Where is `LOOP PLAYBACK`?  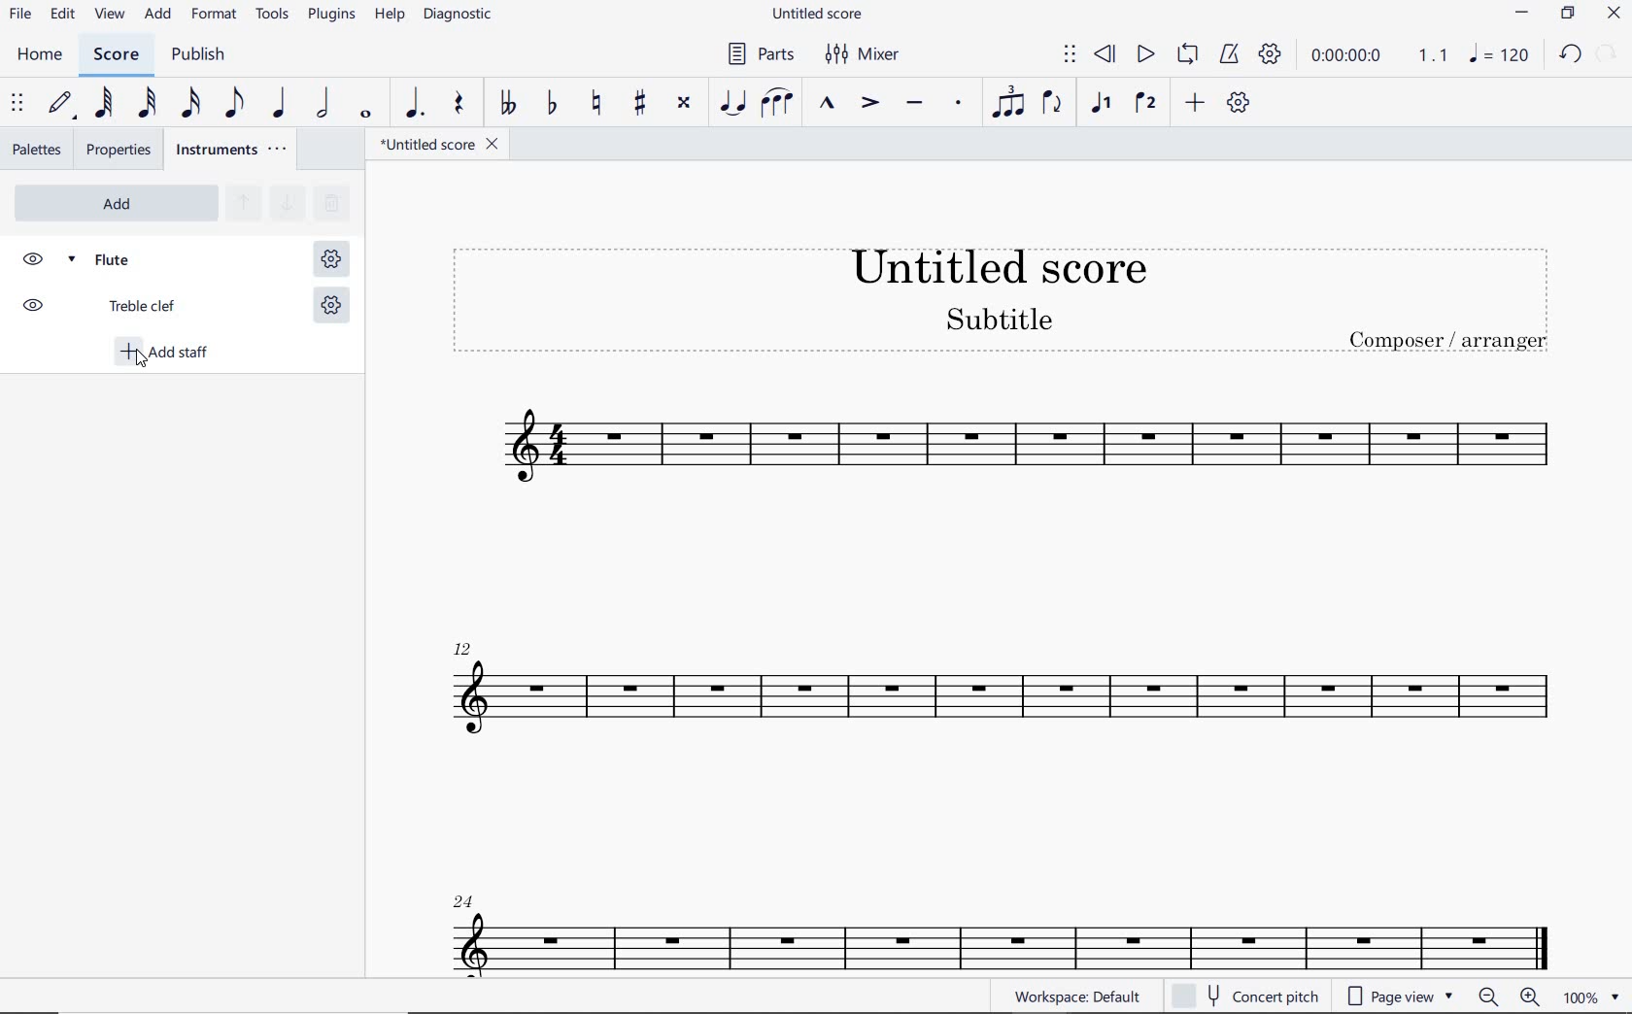
LOOP PLAYBACK is located at coordinates (1186, 58).